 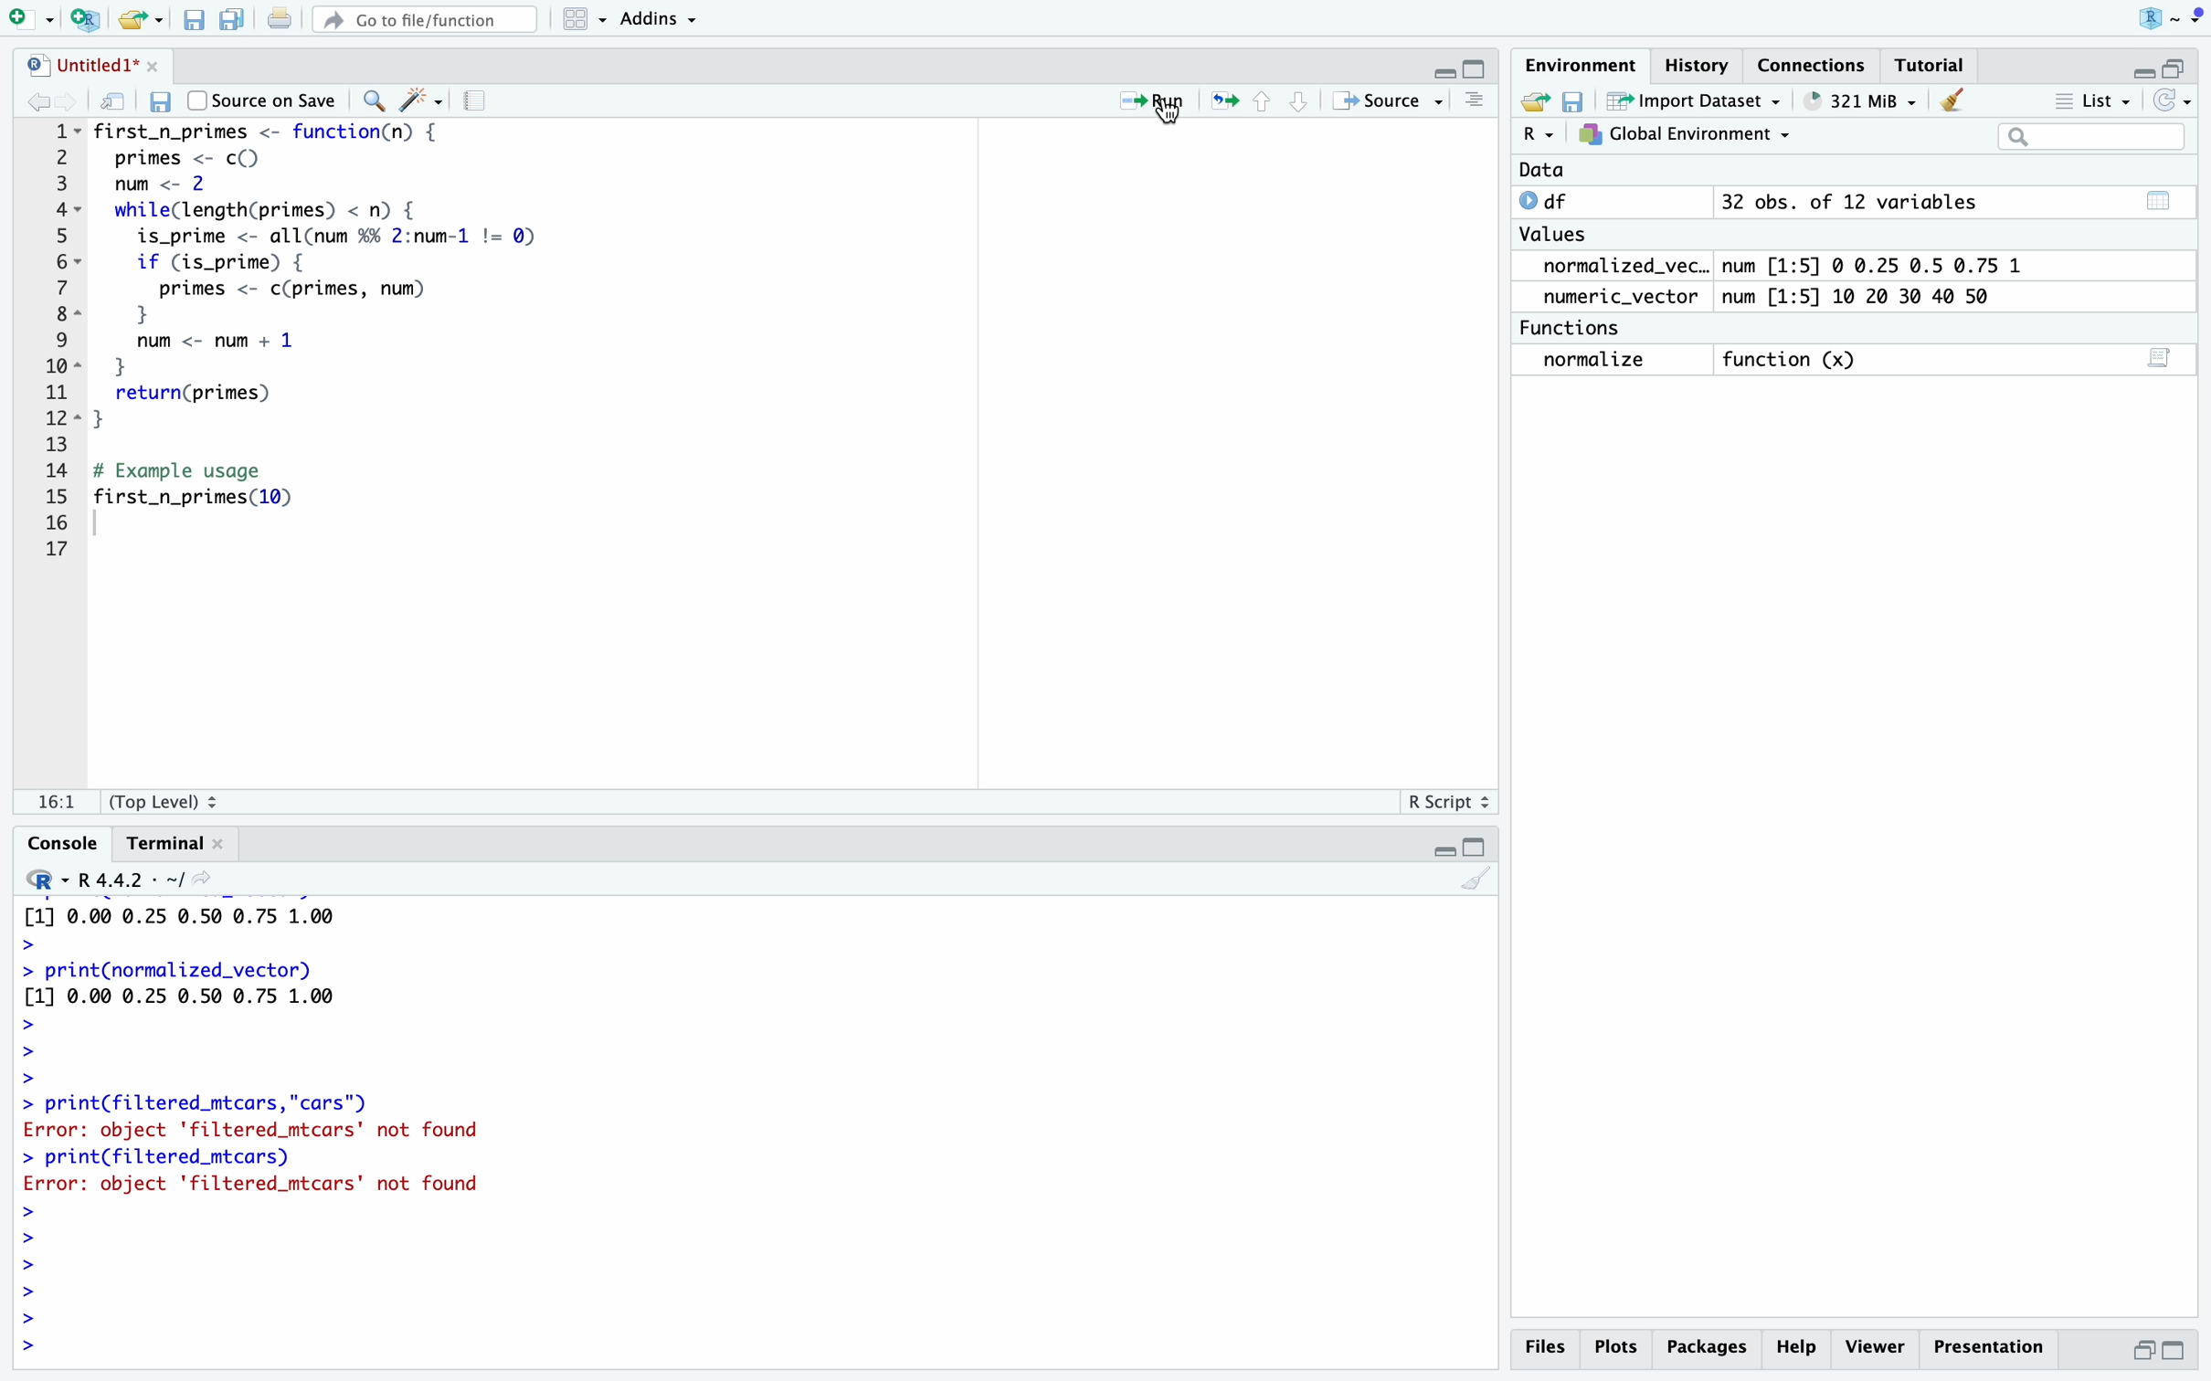 What do you see at coordinates (2082, 100) in the screenshot?
I see `= List ` at bounding box center [2082, 100].